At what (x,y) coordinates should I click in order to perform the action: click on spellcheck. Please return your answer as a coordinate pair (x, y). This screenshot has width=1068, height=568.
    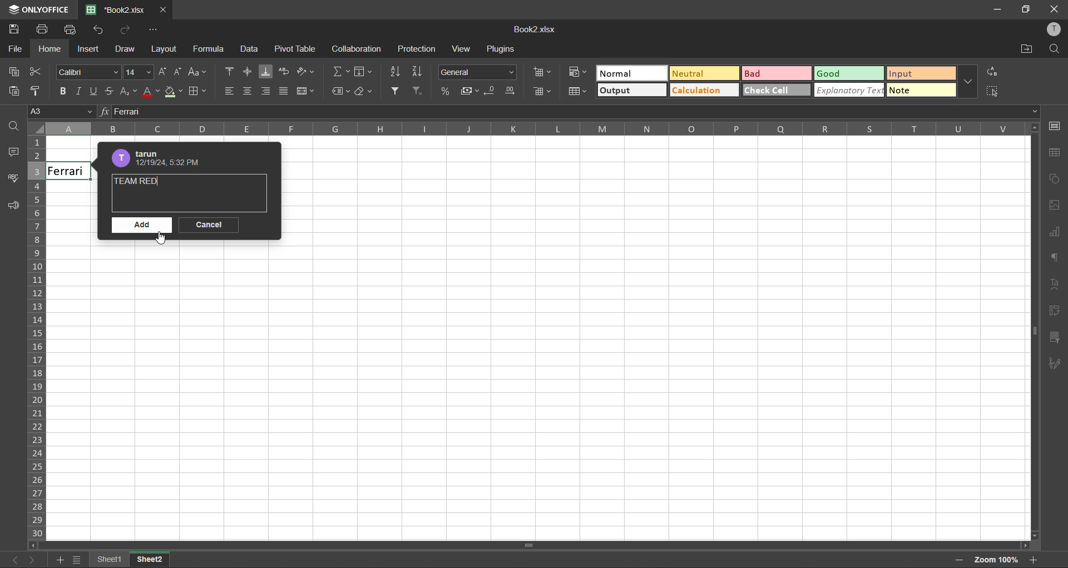
    Looking at the image, I should click on (14, 180).